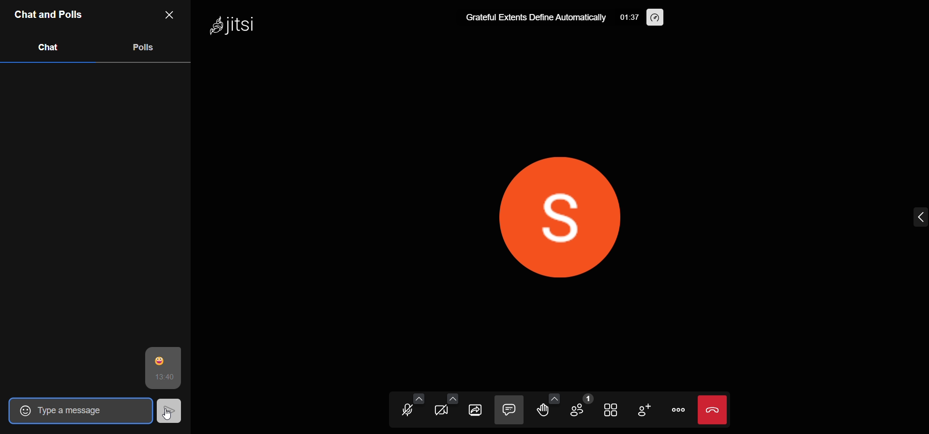  What do you see at coordinates (50, 15) in the screenshot?
I see `chats and pols` at bounding box center [50, 15].